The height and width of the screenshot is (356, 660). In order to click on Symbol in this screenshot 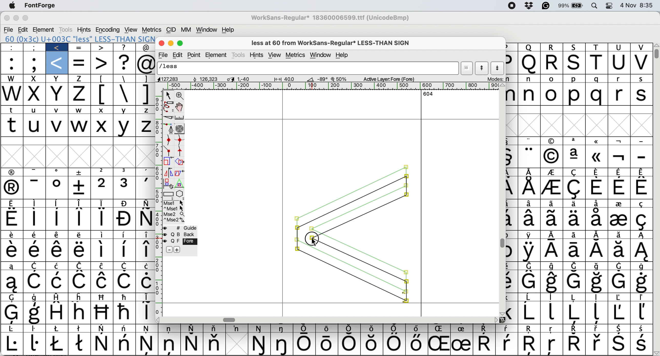, I will do `click(13, 267)`.